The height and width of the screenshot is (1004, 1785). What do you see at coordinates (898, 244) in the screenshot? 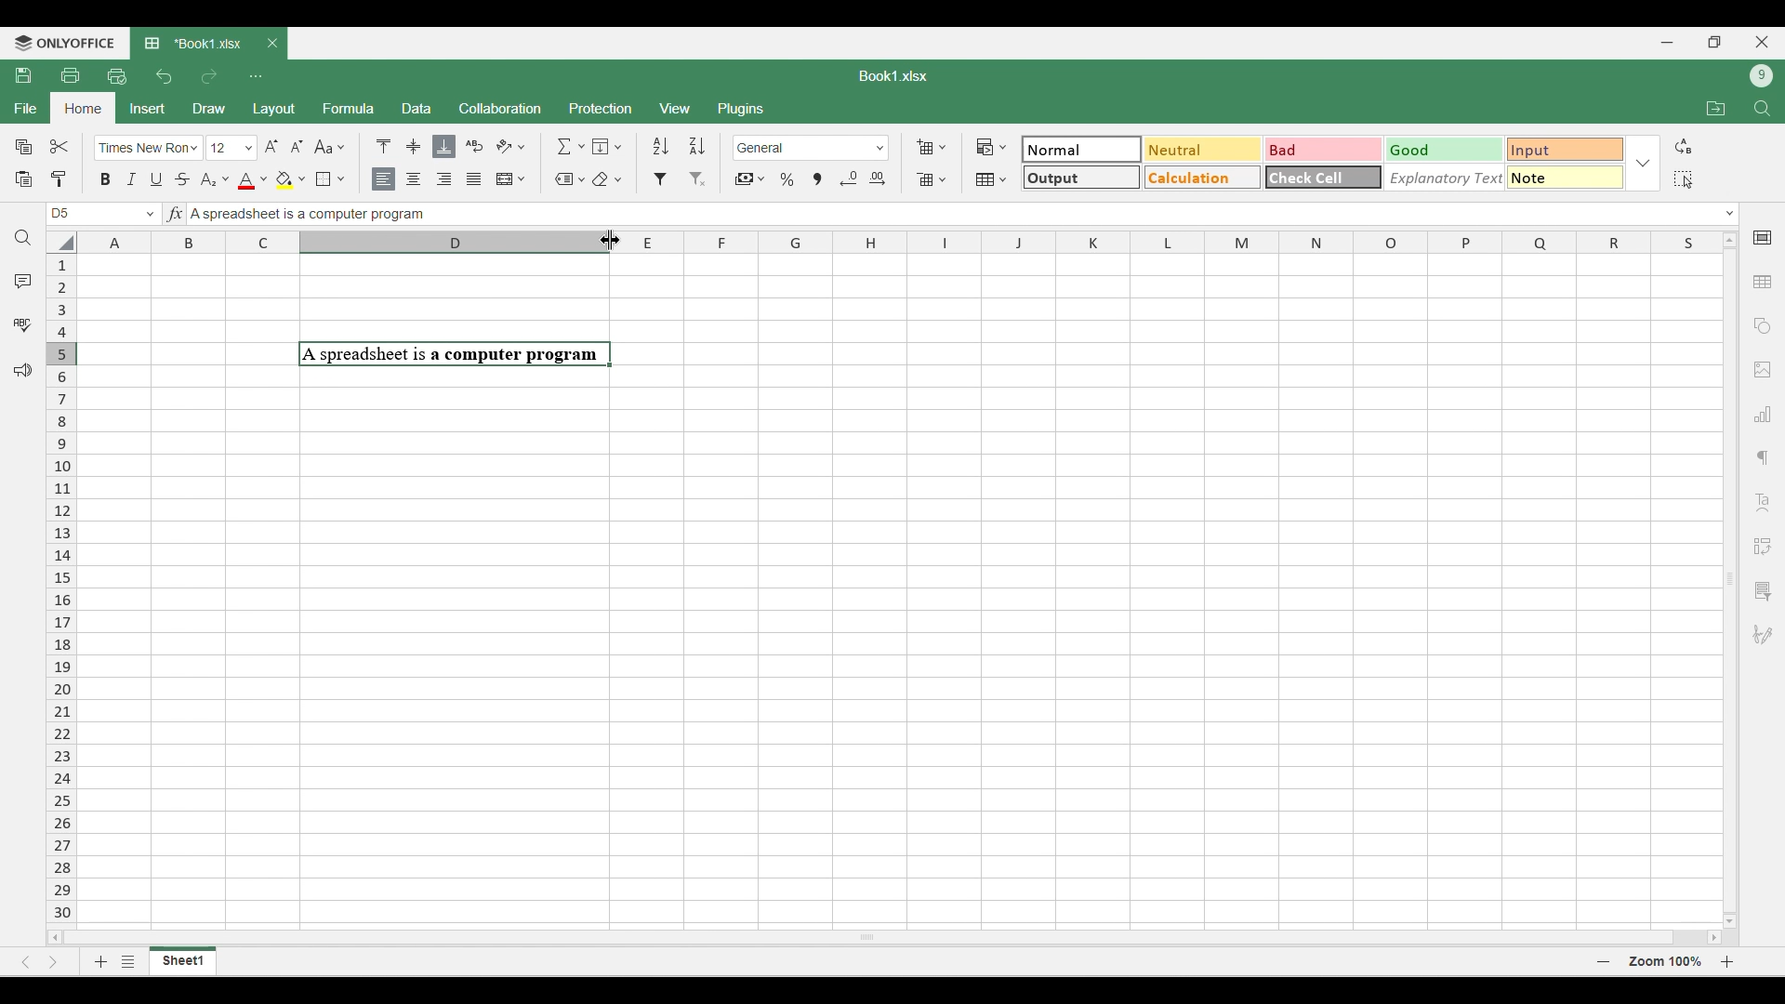
I see `Horizontal marker` at bounding box center [898, 244].